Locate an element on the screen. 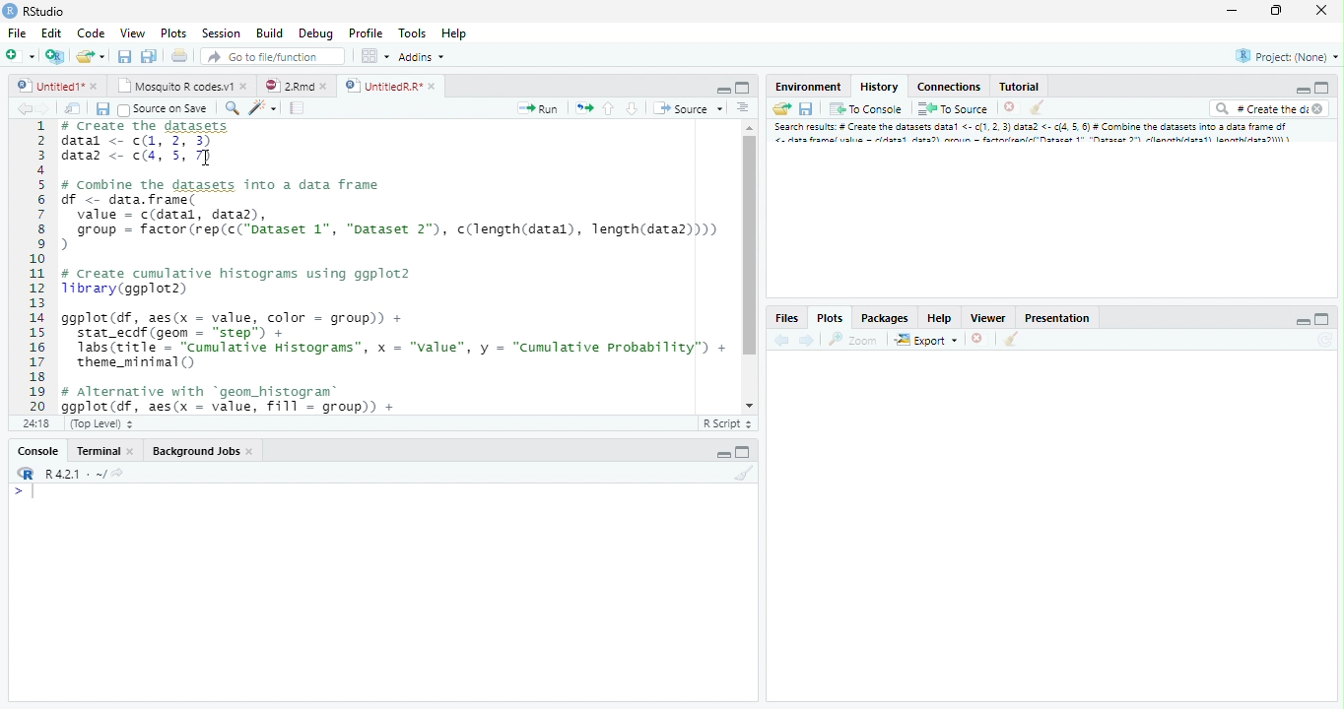 This screenshot has height=709, width=1344. UntitledR.R is located at coordinates (390, 85).